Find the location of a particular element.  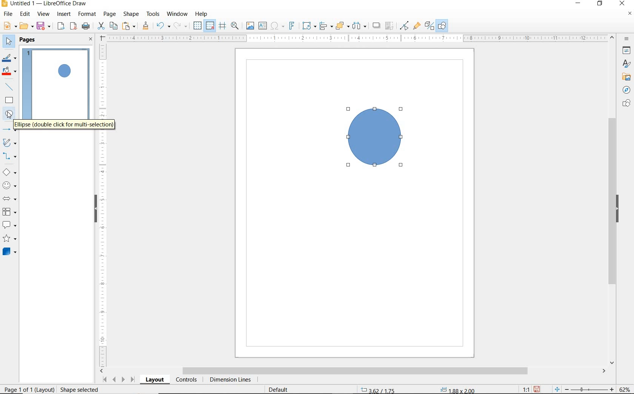

INSERT FONTWORK TEXT is located at coordinates (291, 26).